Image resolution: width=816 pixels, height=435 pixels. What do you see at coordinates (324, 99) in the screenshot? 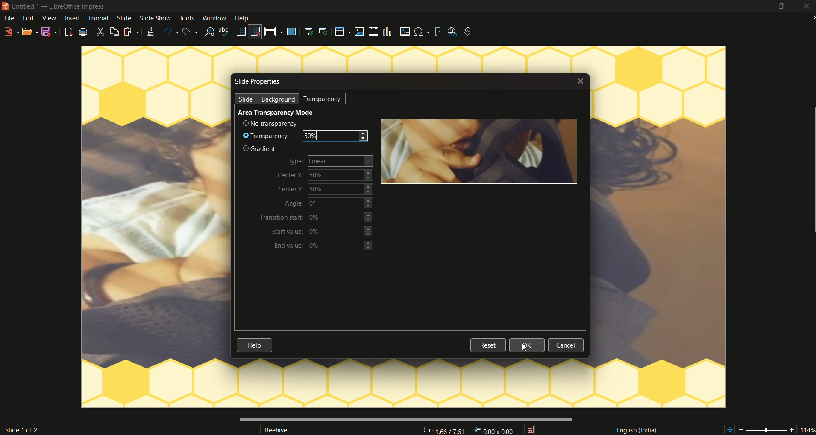
I see `transparency` at bounding box center [324, 99].